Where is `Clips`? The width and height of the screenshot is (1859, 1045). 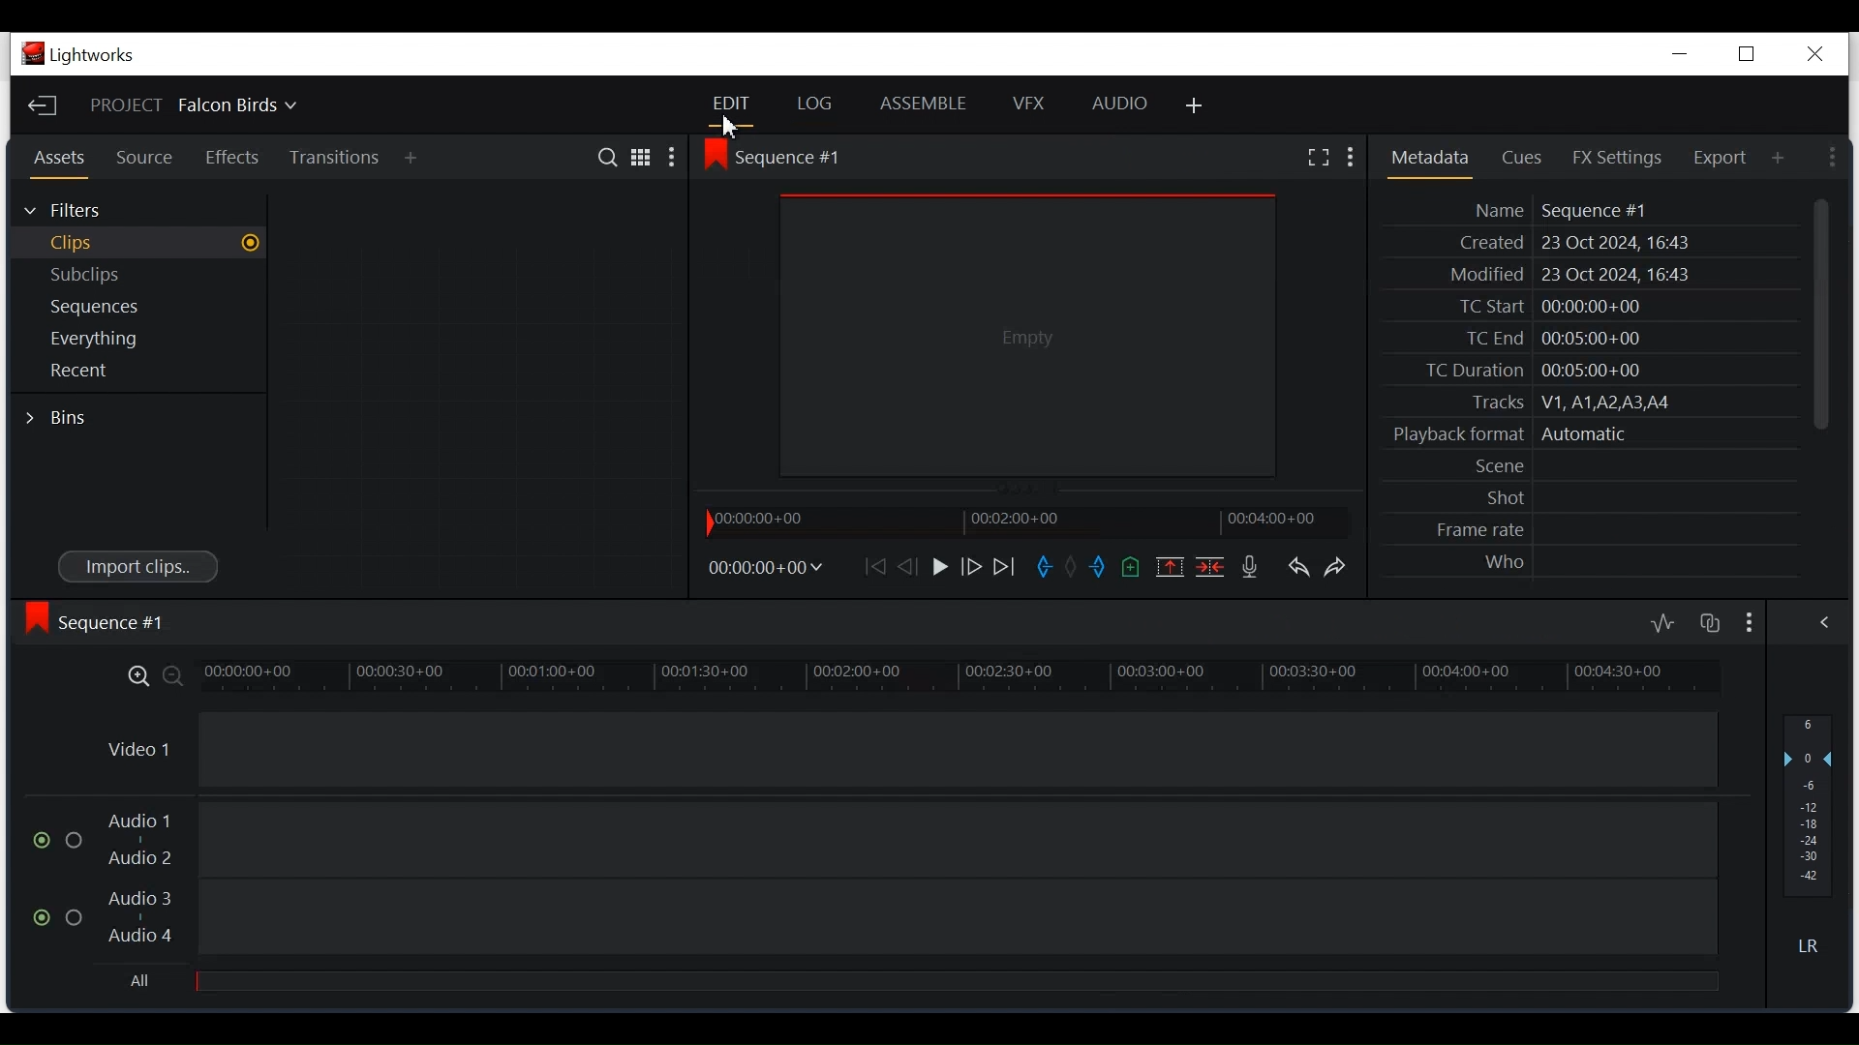
Clips is located at coordinates (136, 241).